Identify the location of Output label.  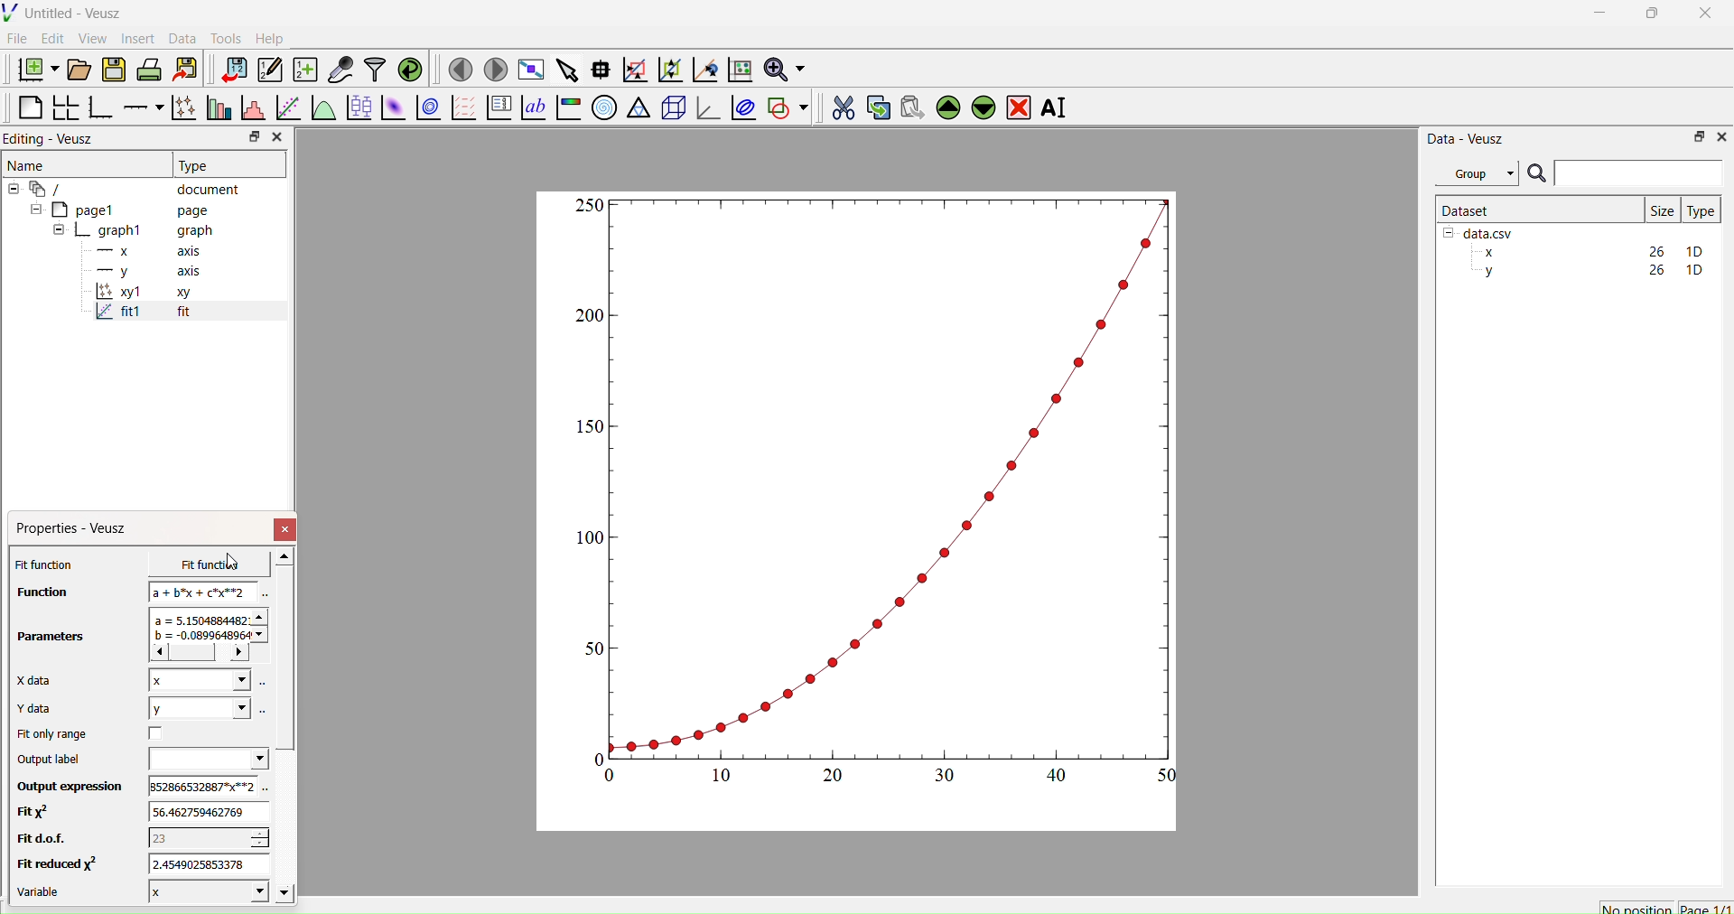
(52, 760).